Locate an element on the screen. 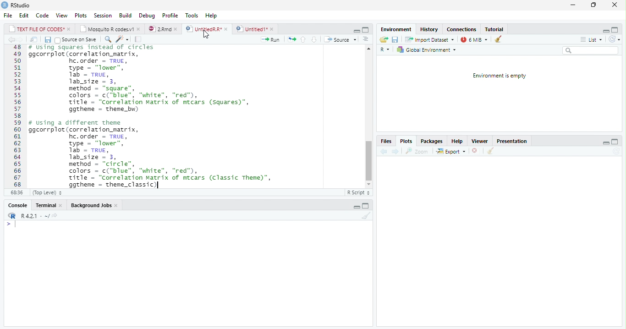  vertical scroll bar is located at coordinates (368, 118).